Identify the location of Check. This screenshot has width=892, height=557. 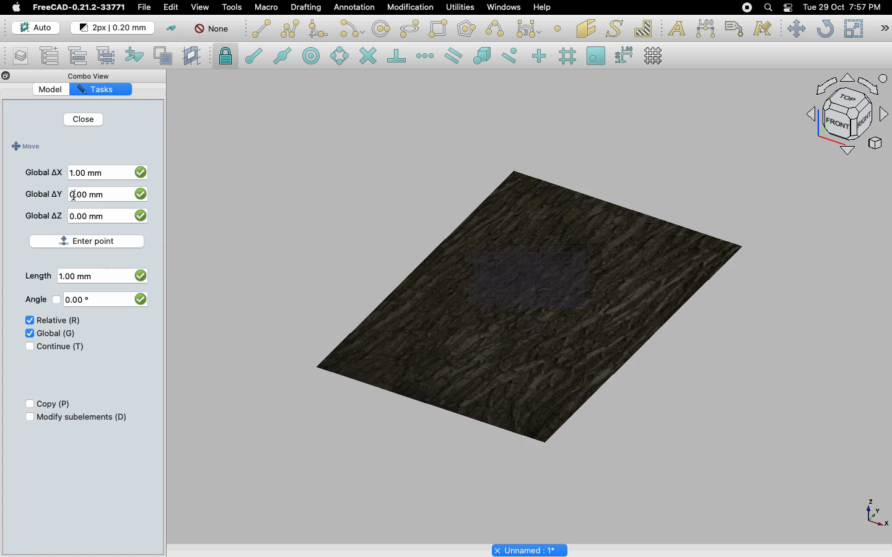
(25, 348).